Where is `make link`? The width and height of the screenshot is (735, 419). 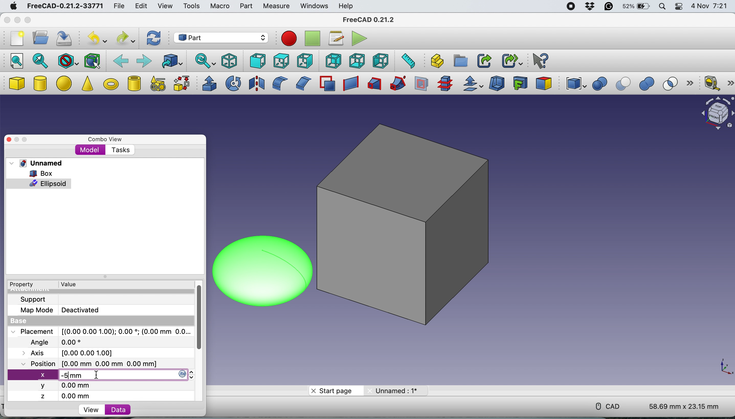 make link is located at coordinates (484, 60).